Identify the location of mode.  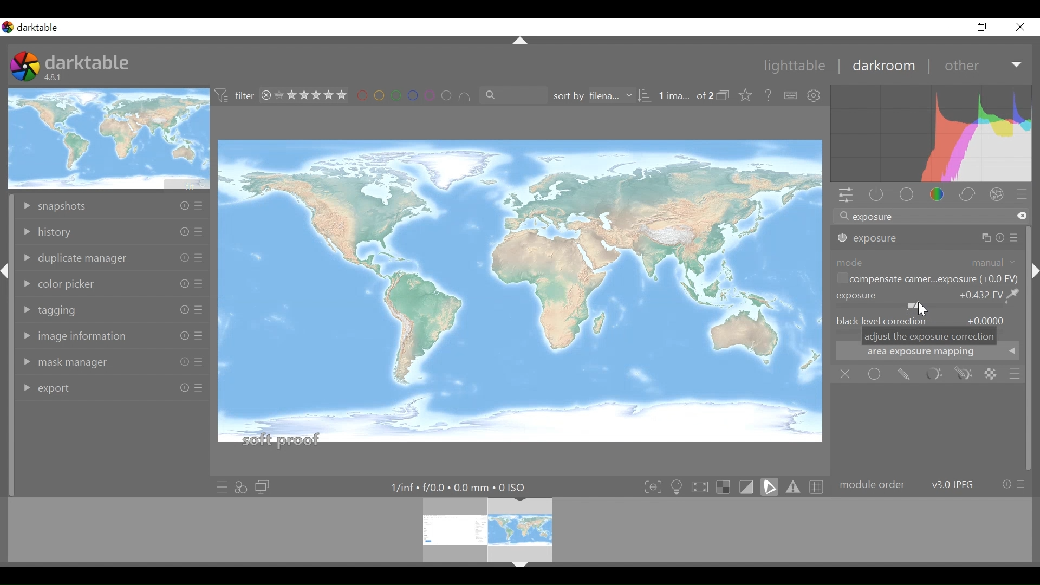
(927, 262).